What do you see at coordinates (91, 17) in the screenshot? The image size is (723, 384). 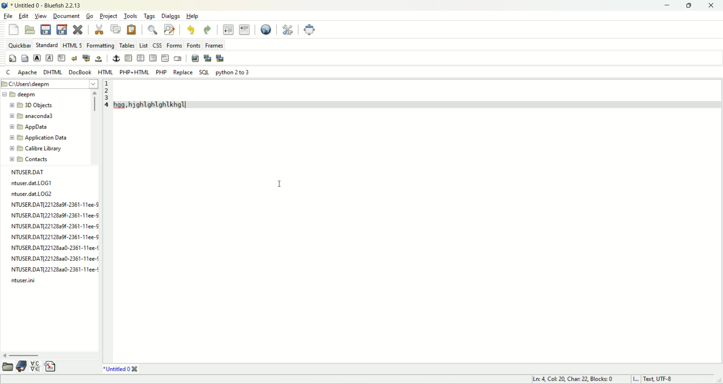 I see `go` at bounding box center [91, 17].